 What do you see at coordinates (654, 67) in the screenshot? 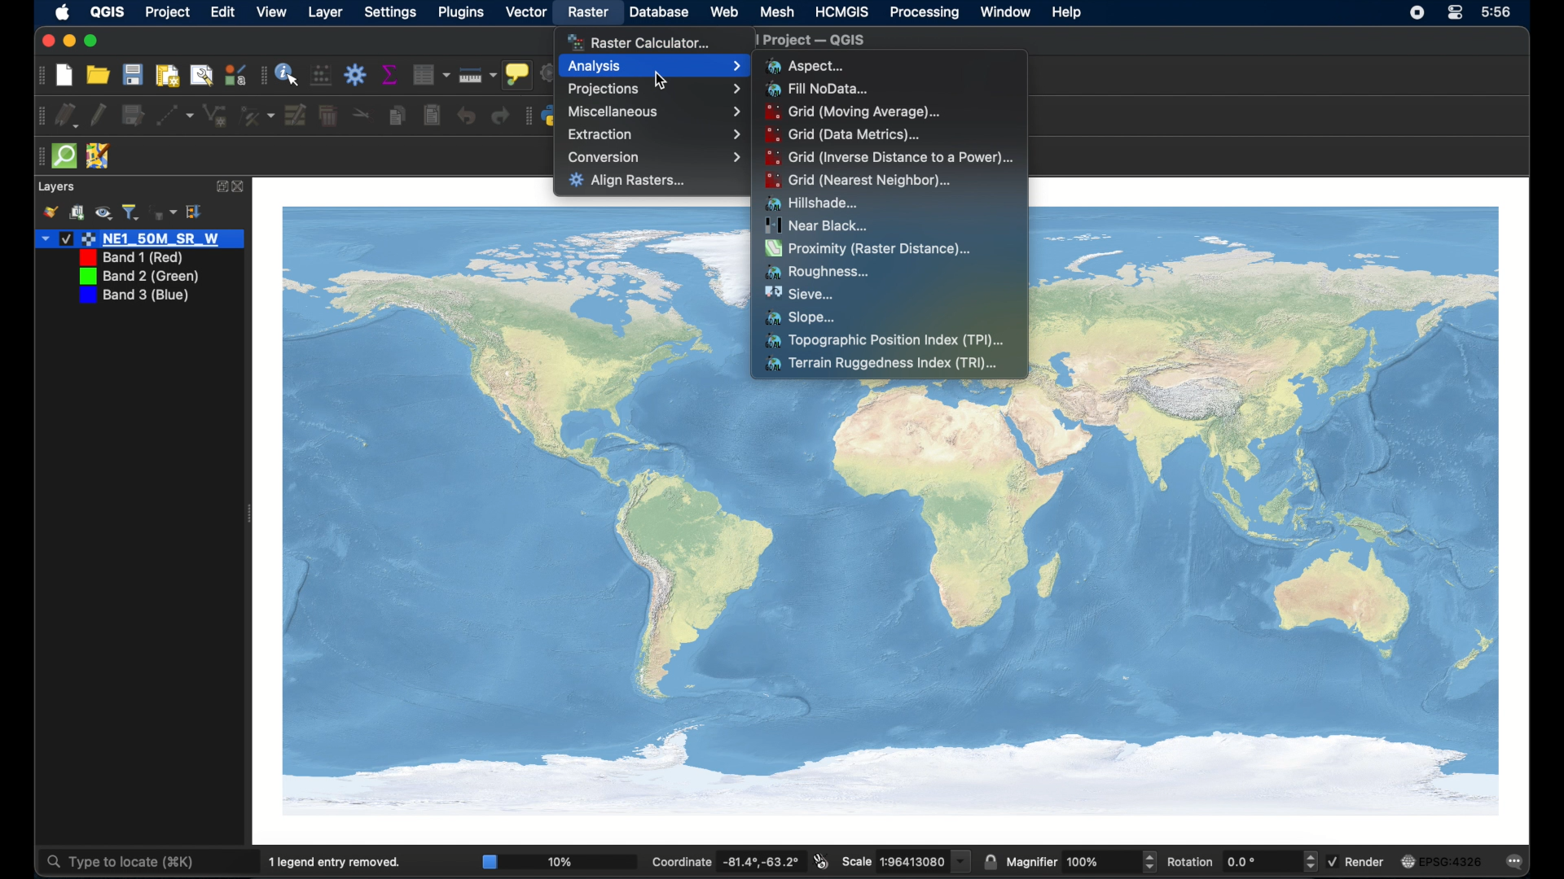
I see `analysis highlighted` at bounding box center [654, 67].